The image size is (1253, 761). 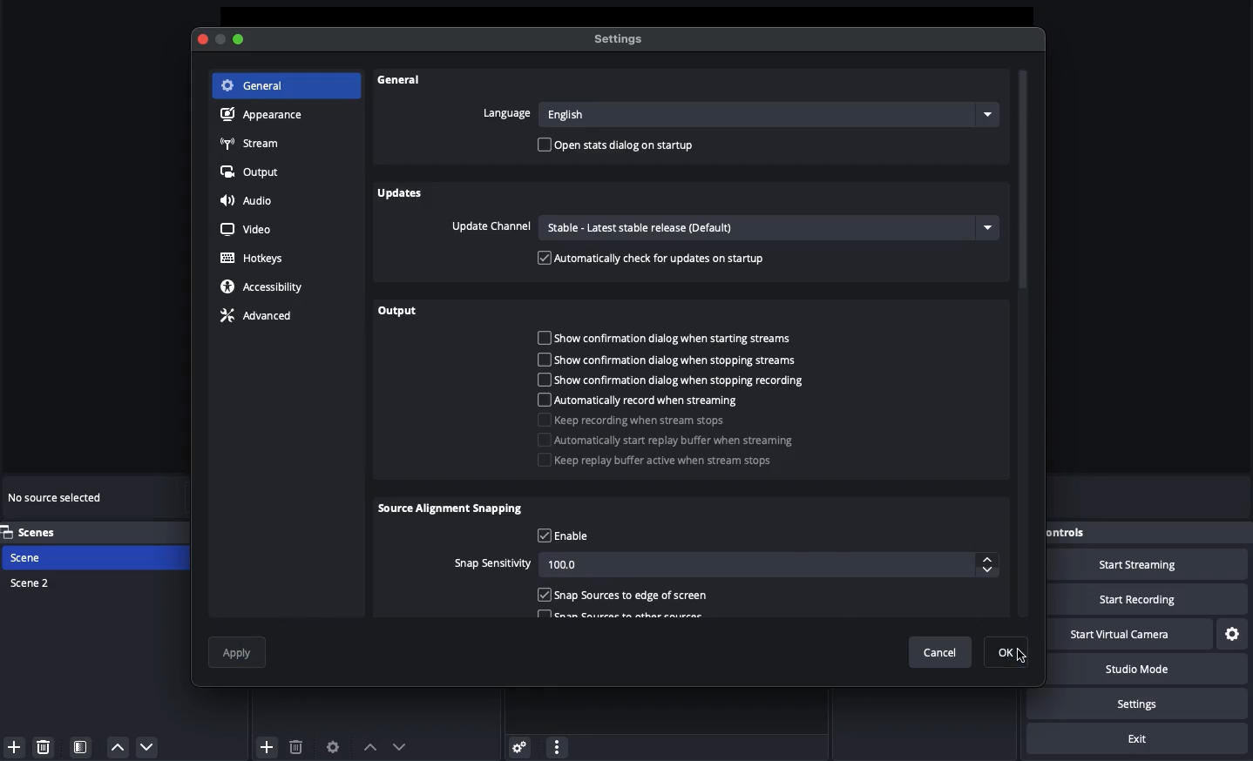 I want to click on Start virtual camera, so click(x=1135, y=633).